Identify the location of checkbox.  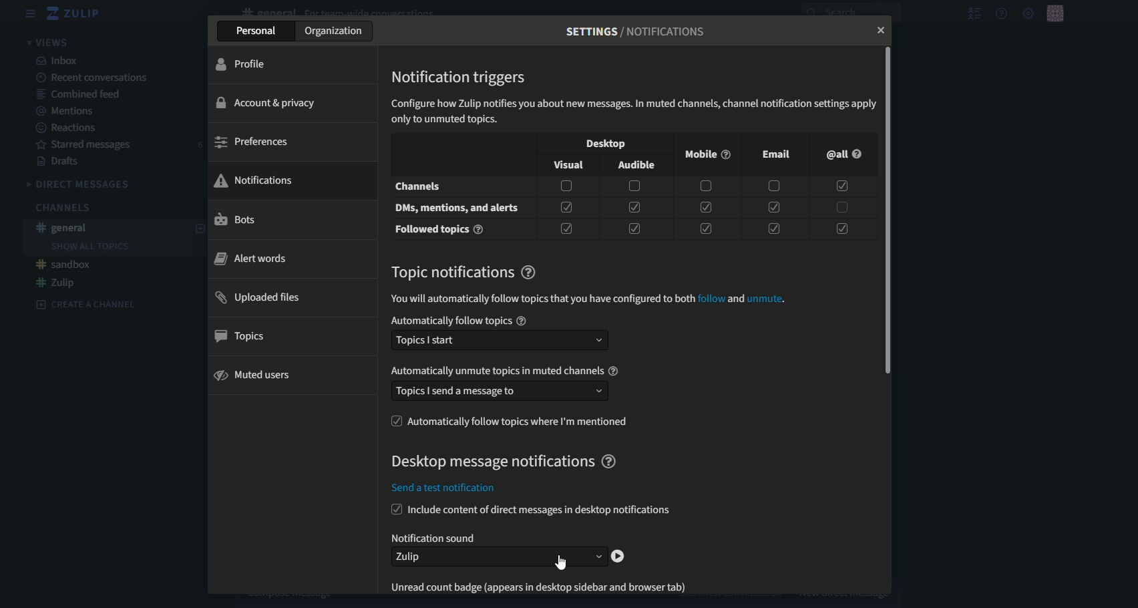
(634, 229).